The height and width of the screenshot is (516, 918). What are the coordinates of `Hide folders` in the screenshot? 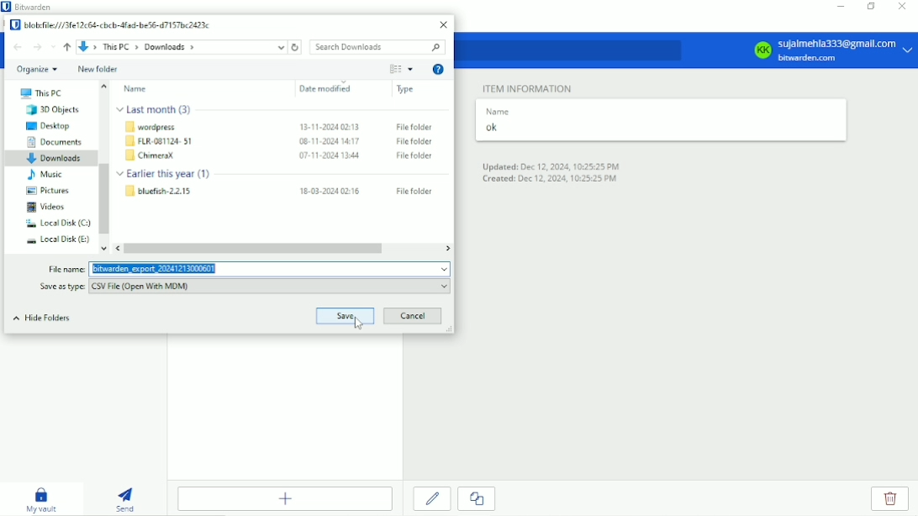 It's located at (43, 318).